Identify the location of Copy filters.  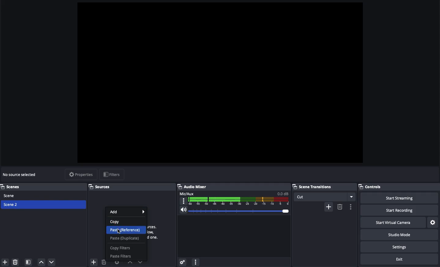
(121, 248).